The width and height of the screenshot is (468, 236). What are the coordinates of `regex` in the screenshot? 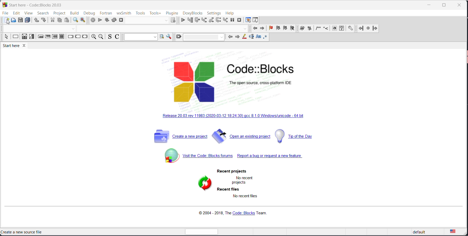 It's located at (266, 37).